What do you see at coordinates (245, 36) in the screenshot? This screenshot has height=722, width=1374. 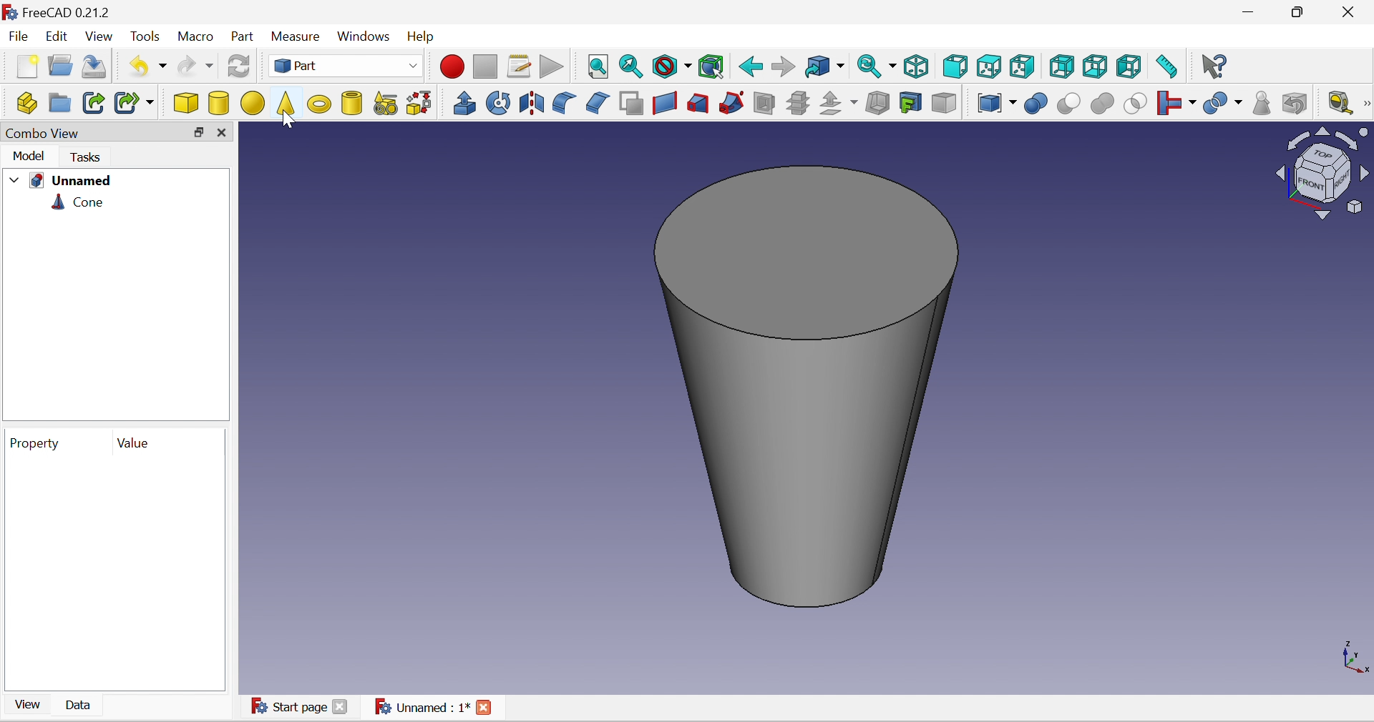 I see `Part` at bounding box center [245, 36].